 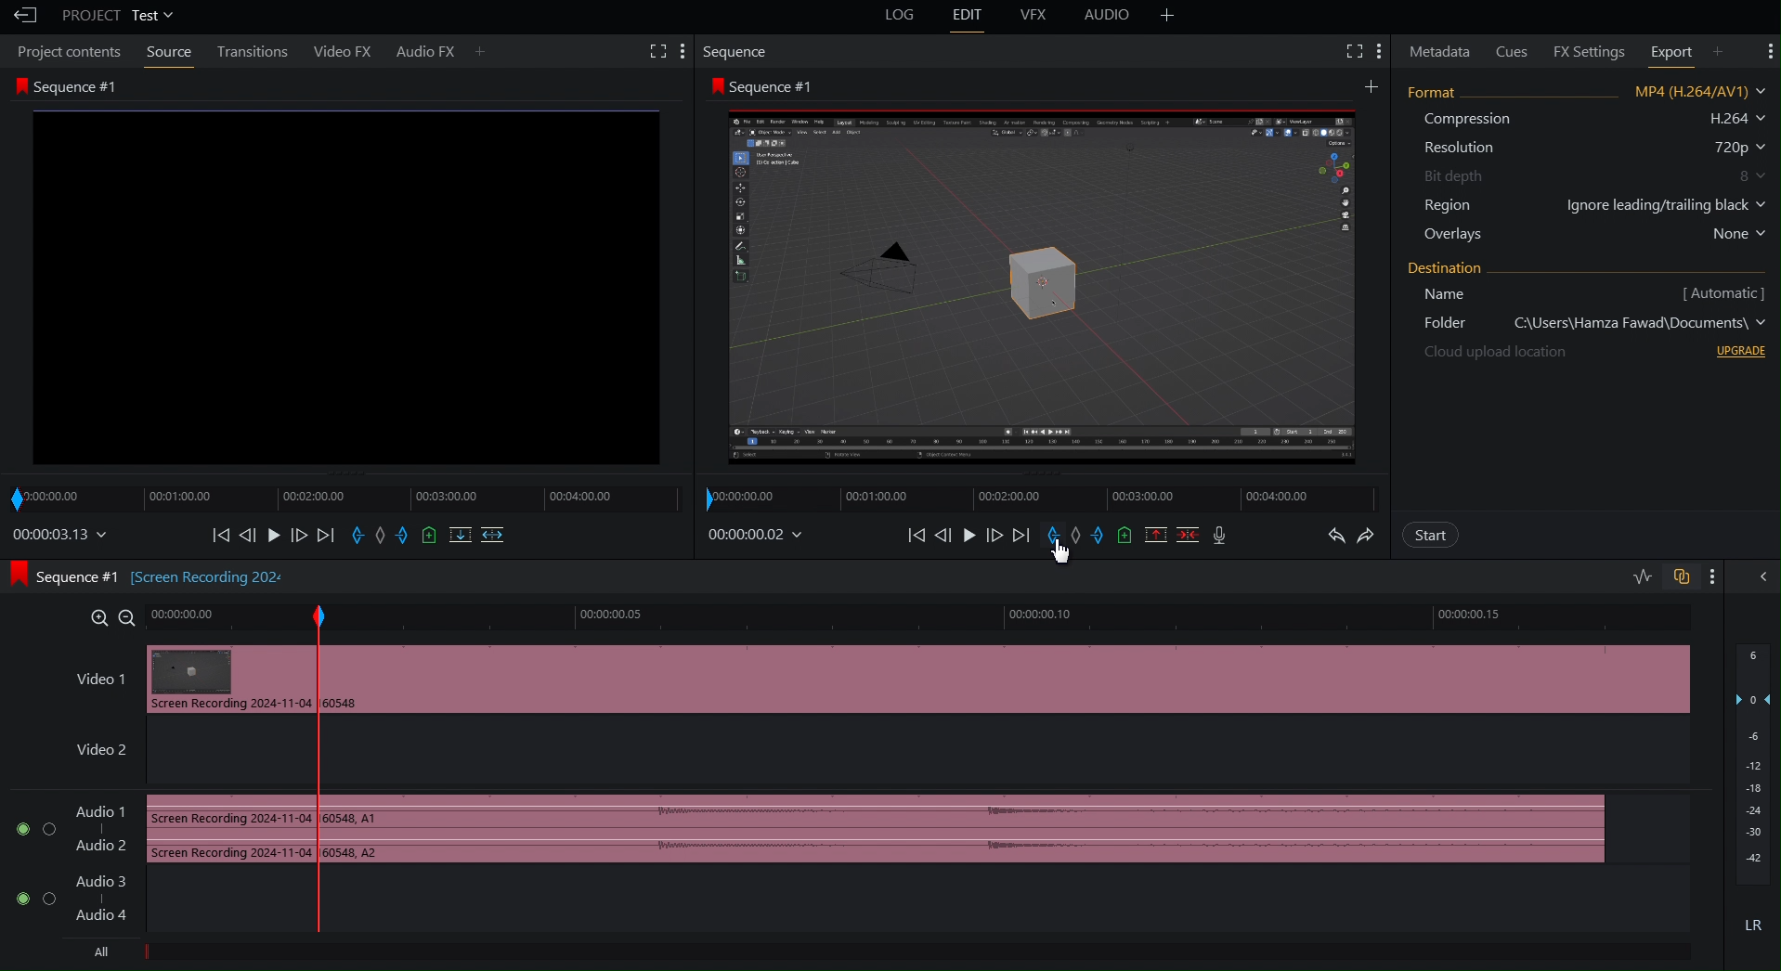 I want to click on Sequence 1 Preview, so click(x=1040, y=273).